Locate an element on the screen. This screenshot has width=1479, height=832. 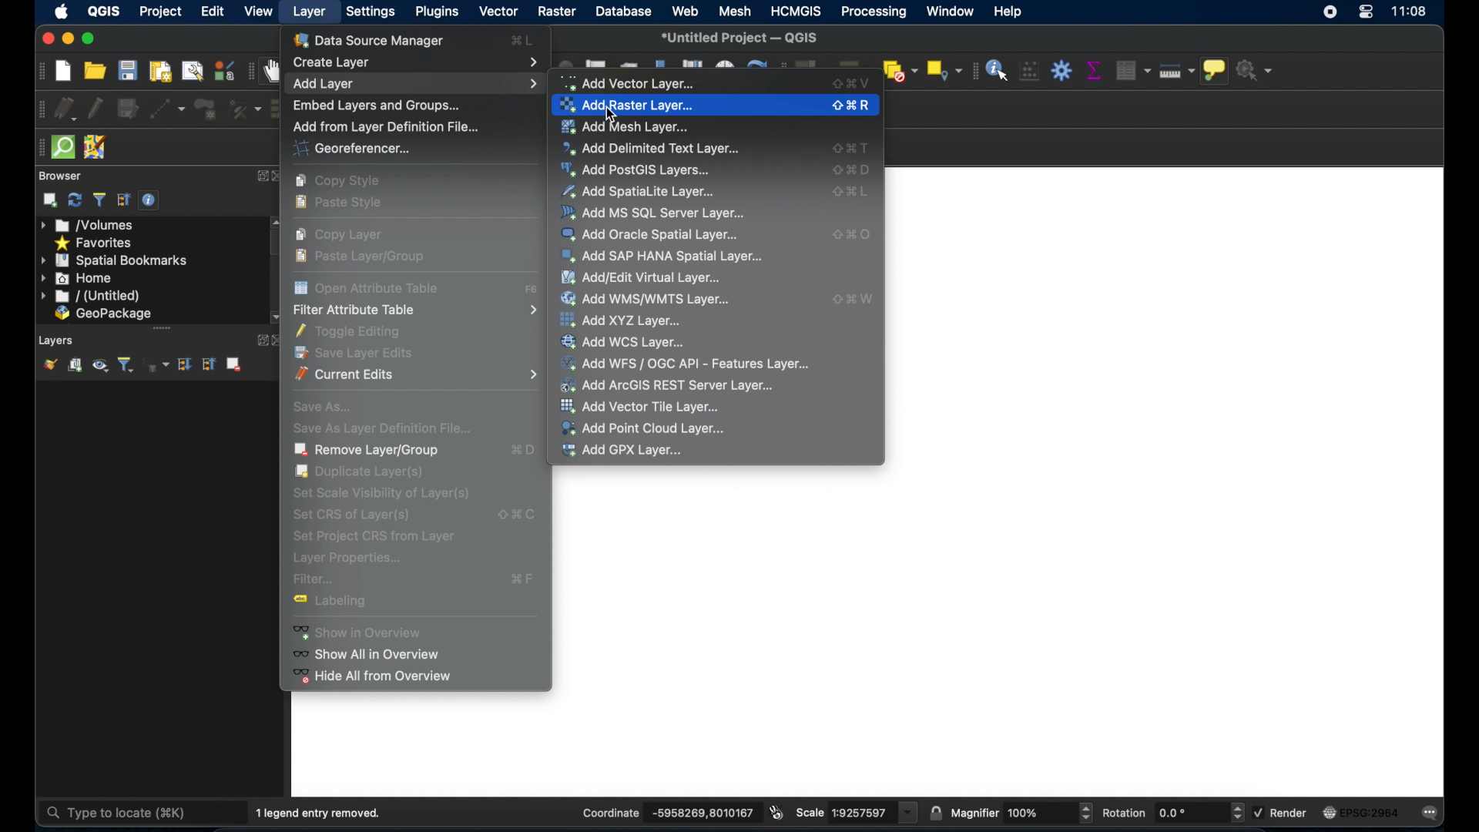
collapse all is located at coordinates (122, 200).